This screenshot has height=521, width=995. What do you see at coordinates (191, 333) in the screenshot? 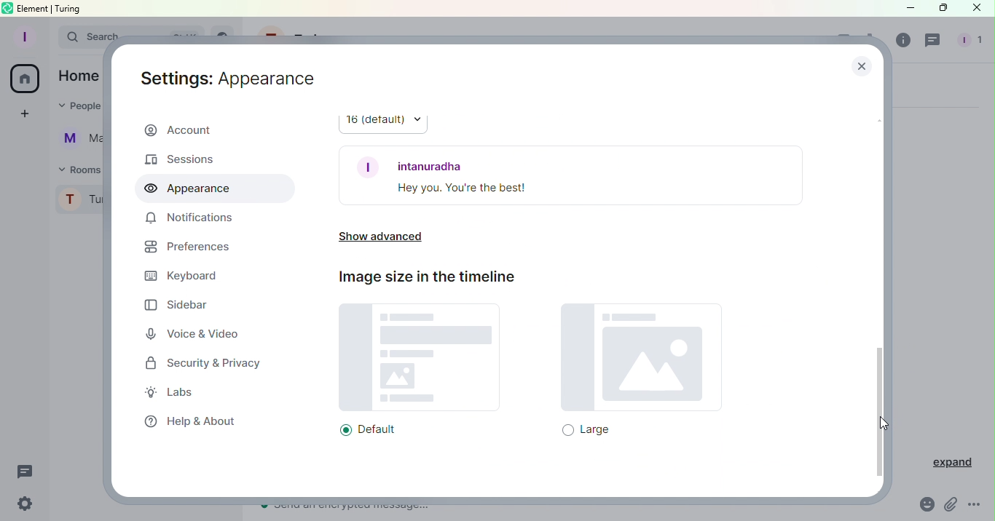
I see `Voice and Video` at bounding box center [191, 333].